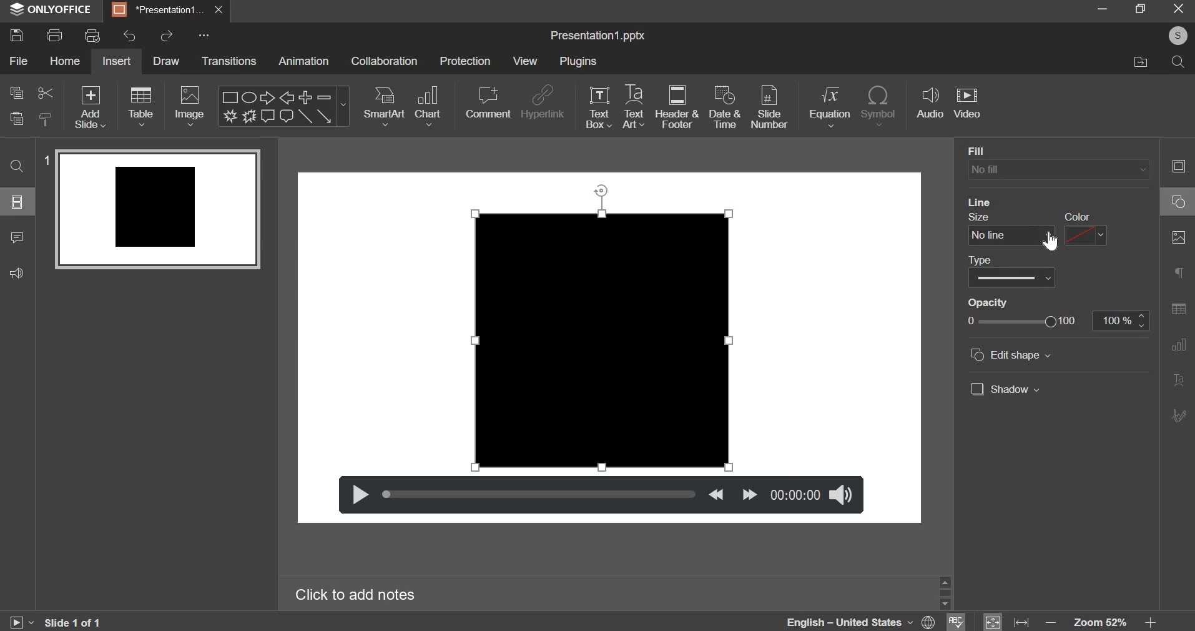 This screenshot has height=631, width=1195. Describe the element at coordinates (189, 107) in the screenshot. I see `image` at that location.